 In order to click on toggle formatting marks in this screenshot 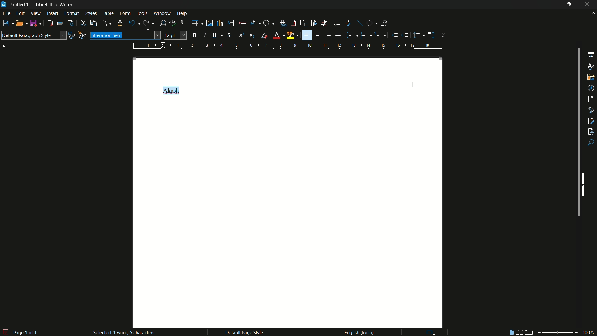, I will do `click(183, 23)`.